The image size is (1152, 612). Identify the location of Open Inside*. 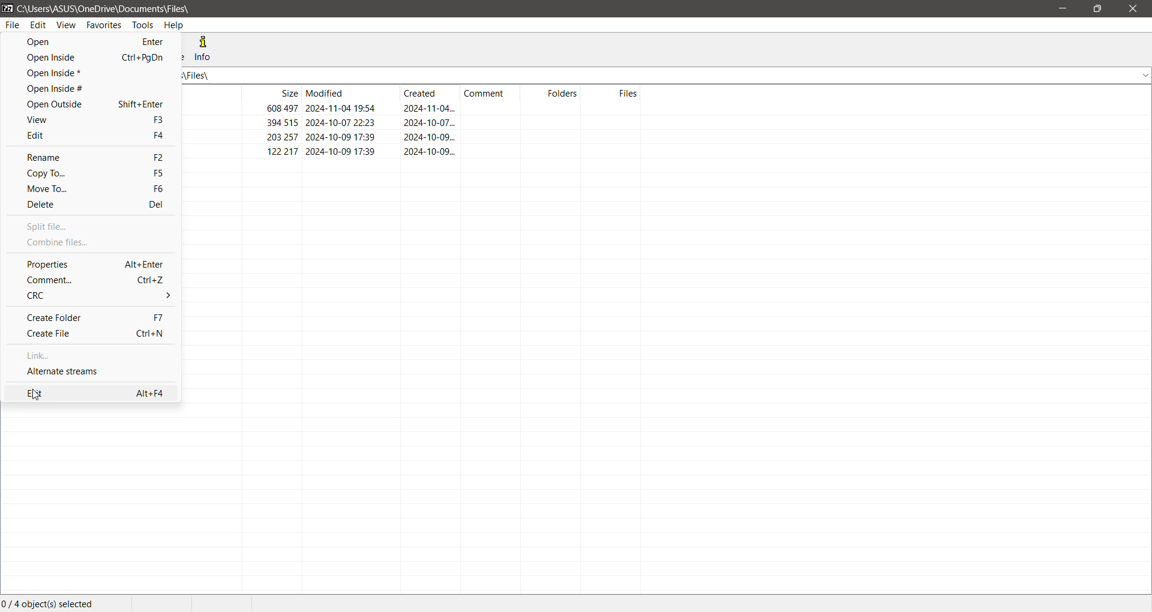
(60, 74).